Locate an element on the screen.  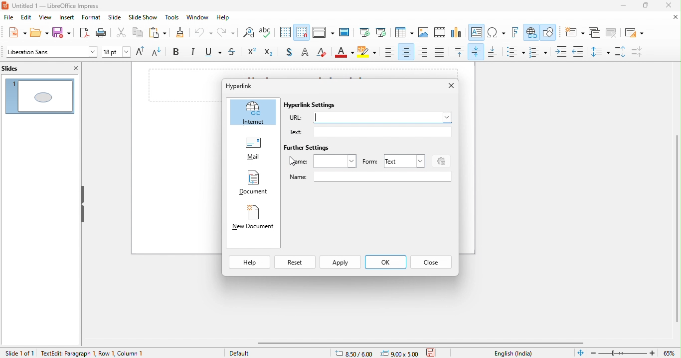
edit is located at coordinates (27, 18).